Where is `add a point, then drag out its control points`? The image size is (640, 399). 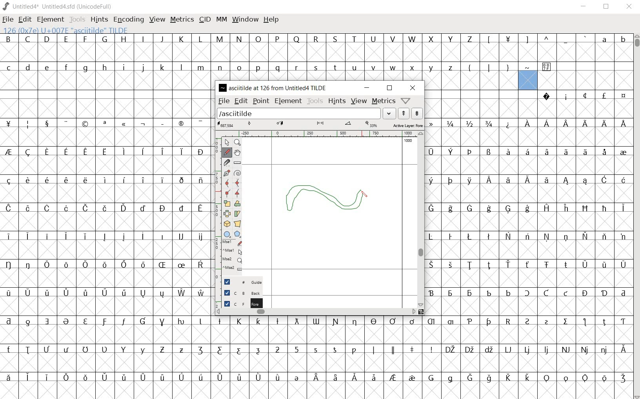
add a point, then drag out its control points is located at coordinates (226, 172).